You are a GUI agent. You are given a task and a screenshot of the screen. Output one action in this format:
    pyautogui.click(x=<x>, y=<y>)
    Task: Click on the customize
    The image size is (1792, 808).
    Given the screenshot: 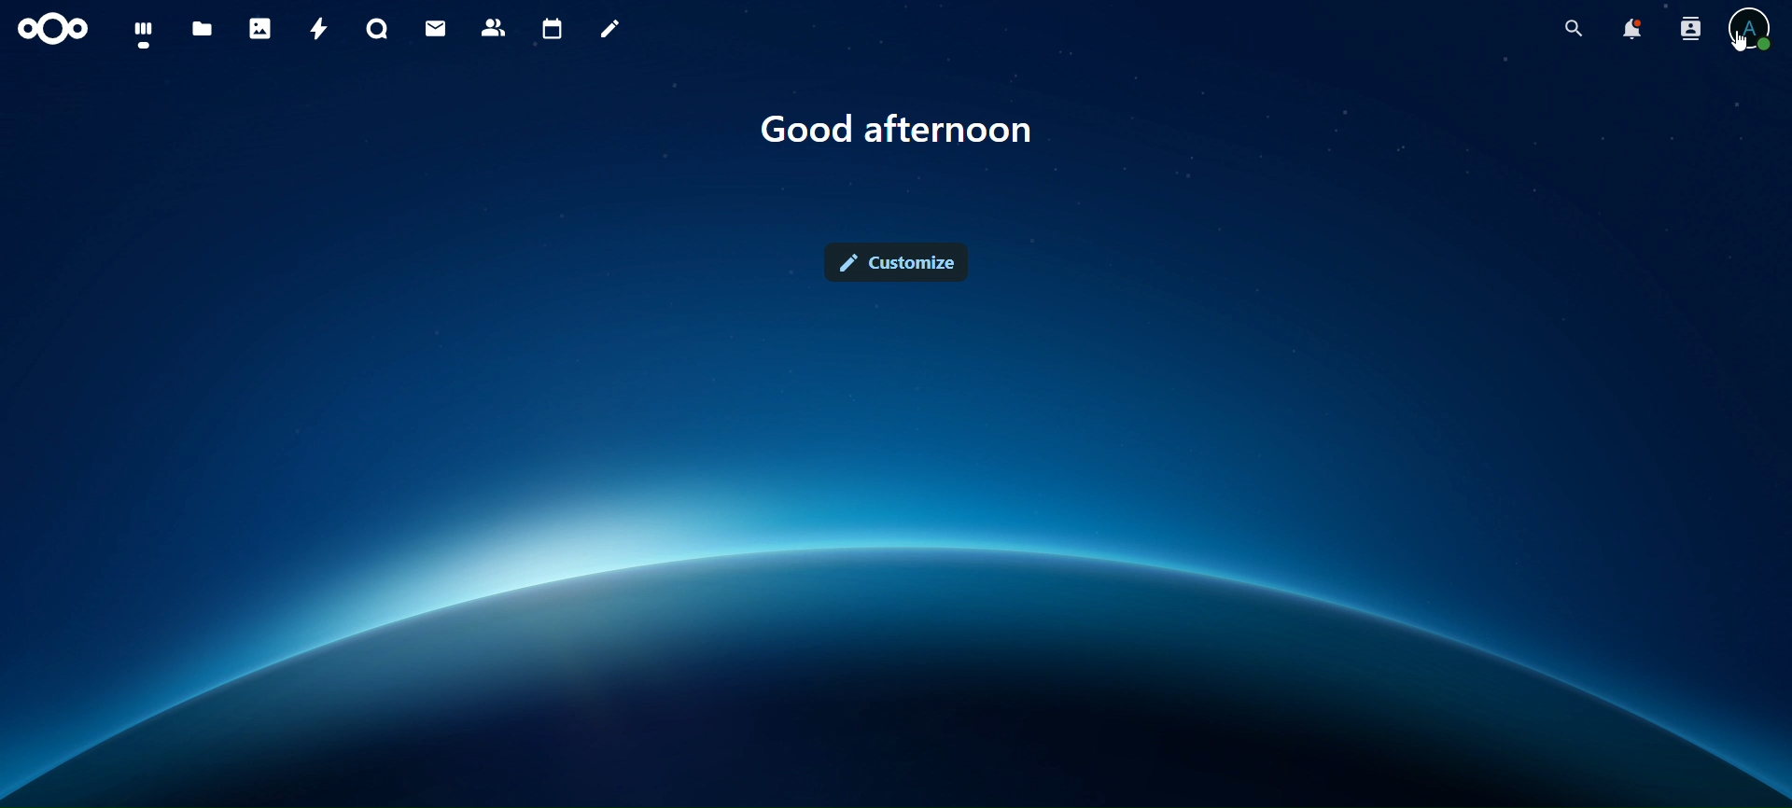 What is the action you would take?
    pyautogui.click(x=903, y=265)
    